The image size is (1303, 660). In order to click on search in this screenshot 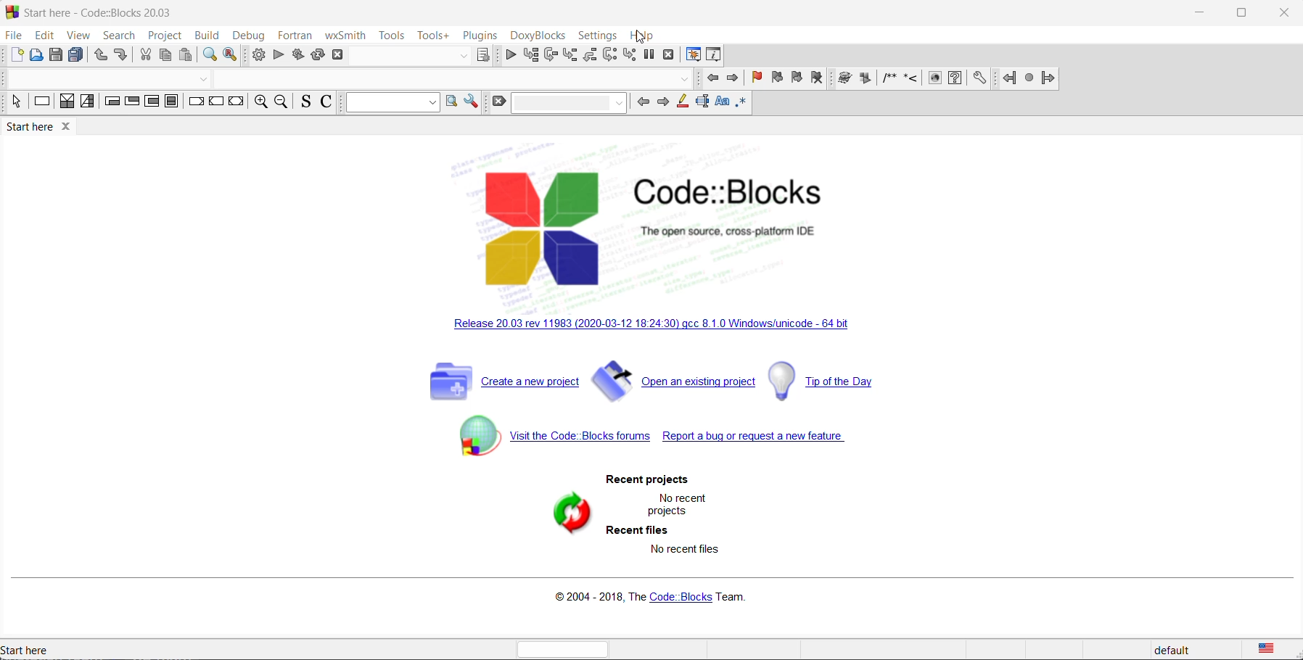, I will do `click(118, 35)`.